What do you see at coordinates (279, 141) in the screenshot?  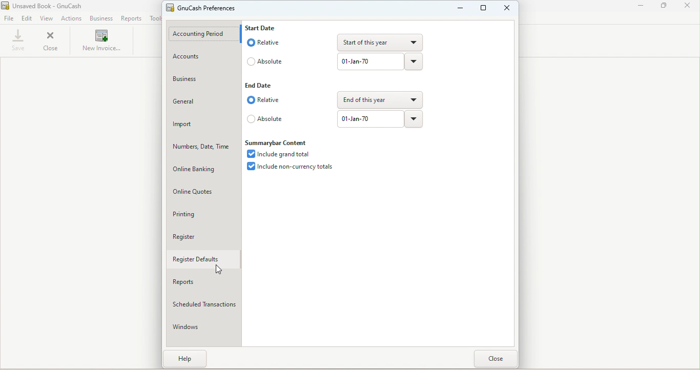 I see `Summarybar content` at bounding box center [279, 141].